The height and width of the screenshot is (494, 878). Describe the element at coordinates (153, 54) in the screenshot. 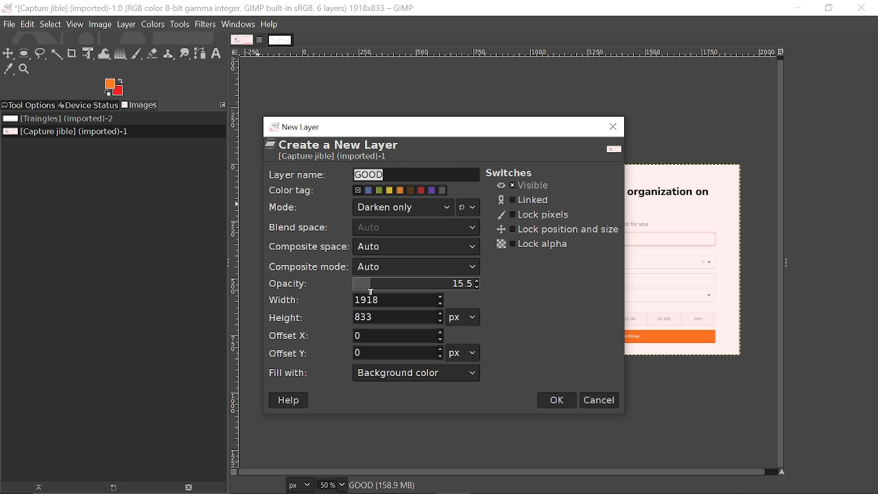

I see `Eraser tool` at that location.